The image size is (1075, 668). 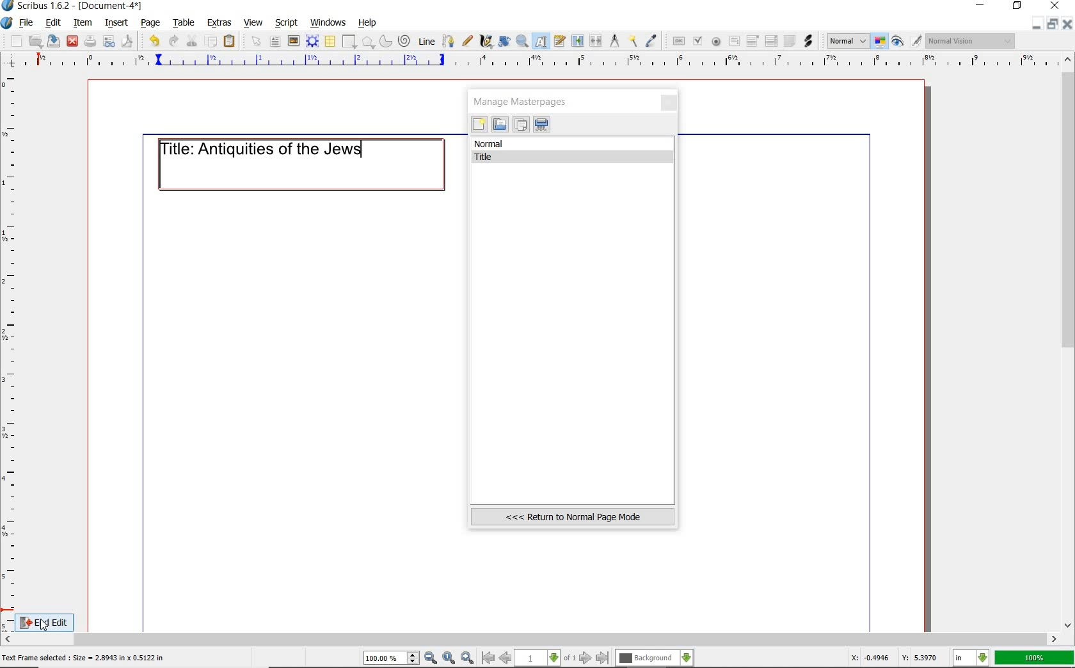 What do you see at coordinates (573, 516) in the screenshot?
I see `Return to normal page mode` at bounding box center [573, 516].